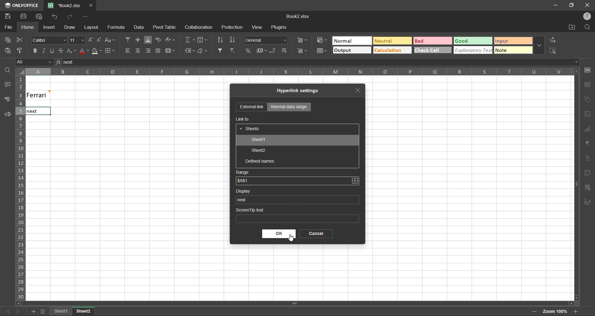 The height and width of the screenshot is (316, 595). I want to click on decrement size, so click(99, 39).